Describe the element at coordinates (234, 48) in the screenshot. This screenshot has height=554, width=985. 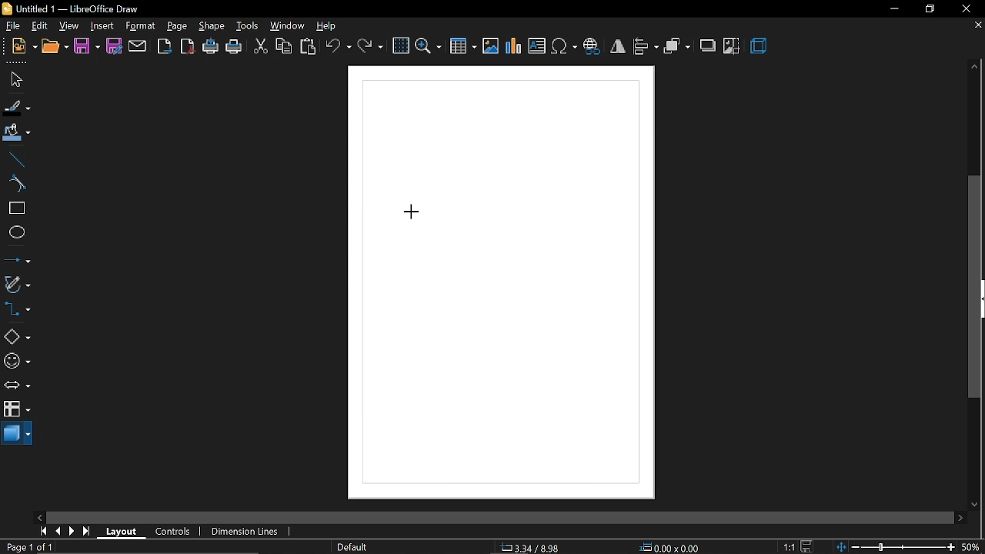
I see `print` at that location.